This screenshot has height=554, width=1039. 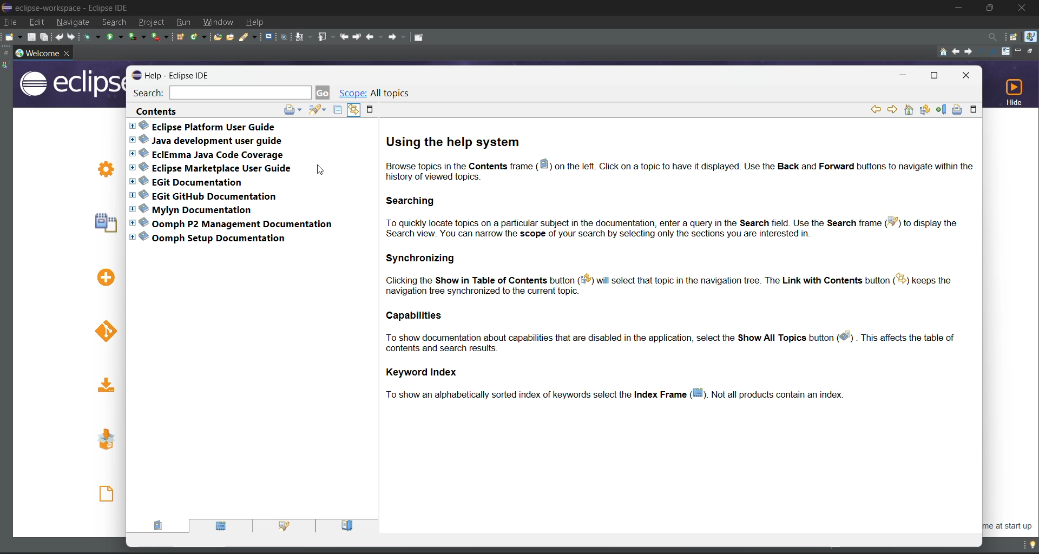 What do you see at coordinates (679, 280) in the screenshot?
I see `synchronizing` at bounding box center [679, 280].